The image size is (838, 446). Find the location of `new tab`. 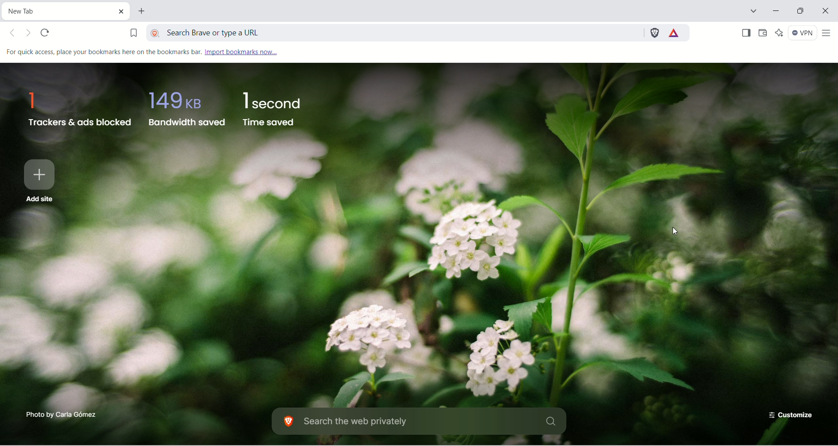

new tab is located at coordinates (141, 10).